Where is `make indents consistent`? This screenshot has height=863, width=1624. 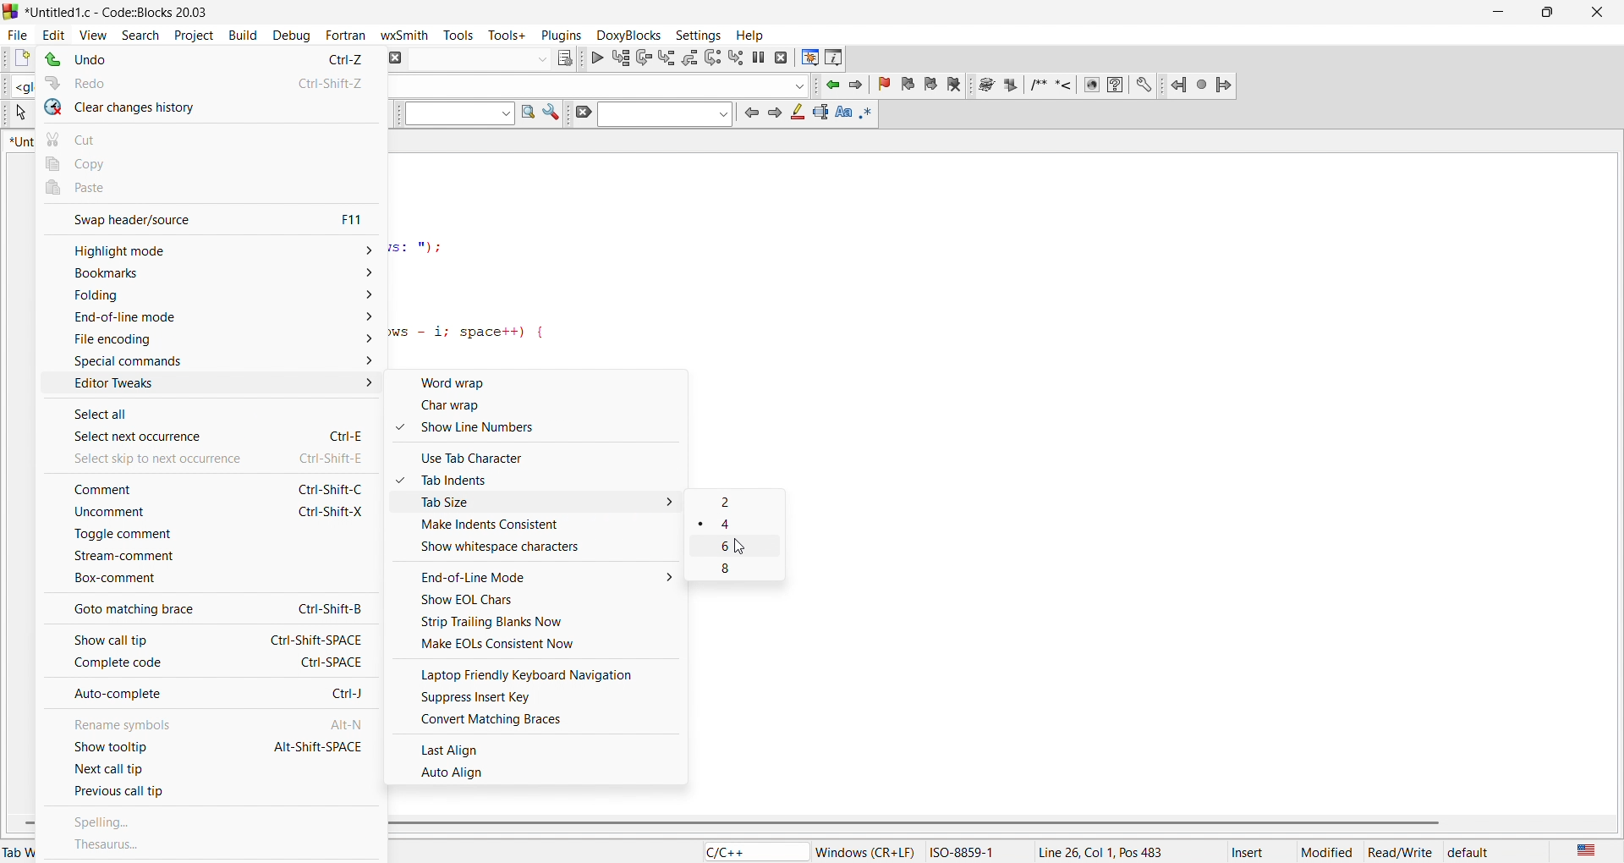
make indents consistent is located at coordinates (545, 527).